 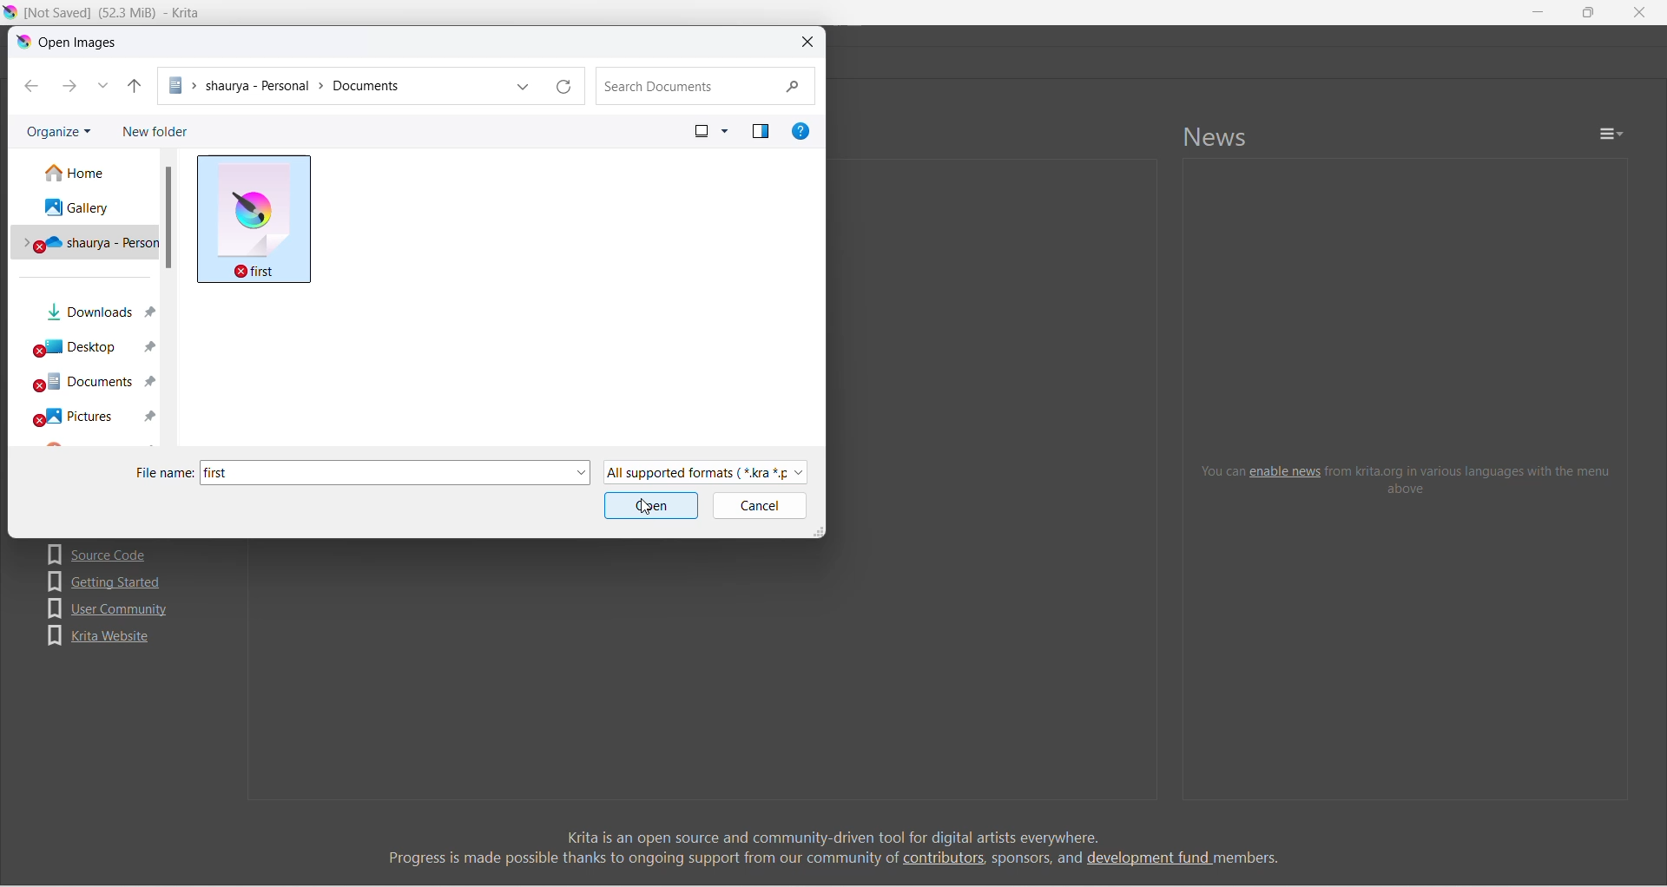 What do you see at coordinates (1407, 478) in the screenshot?
I see `instructions related enabling news` at bounding box center [1407, 478].